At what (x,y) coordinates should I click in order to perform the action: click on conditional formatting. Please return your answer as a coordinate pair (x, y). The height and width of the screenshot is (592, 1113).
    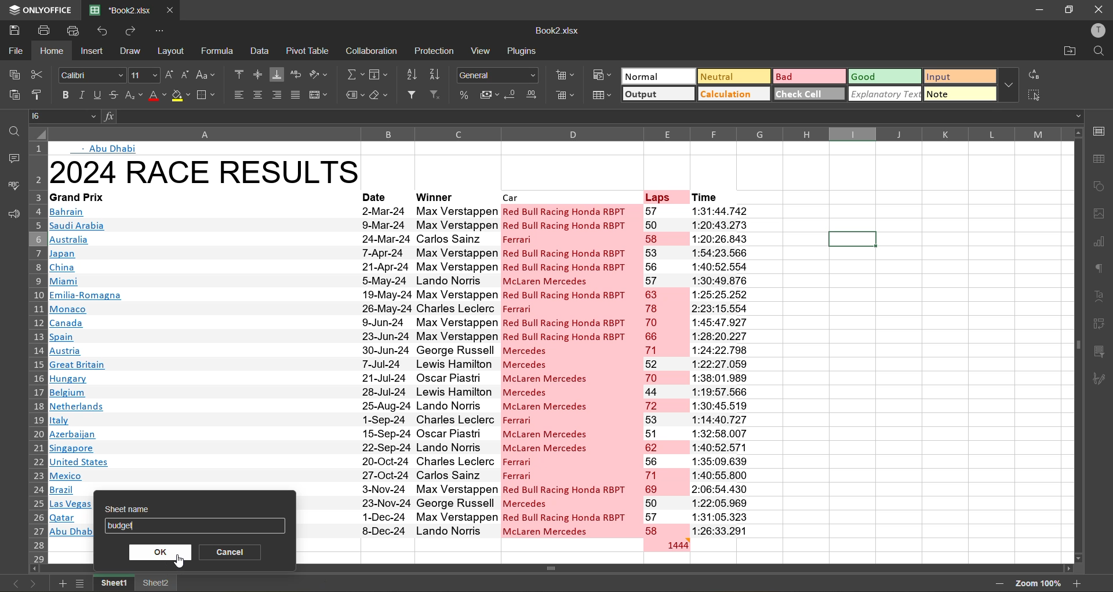
    Looking at the image, I should click on (602, 75).